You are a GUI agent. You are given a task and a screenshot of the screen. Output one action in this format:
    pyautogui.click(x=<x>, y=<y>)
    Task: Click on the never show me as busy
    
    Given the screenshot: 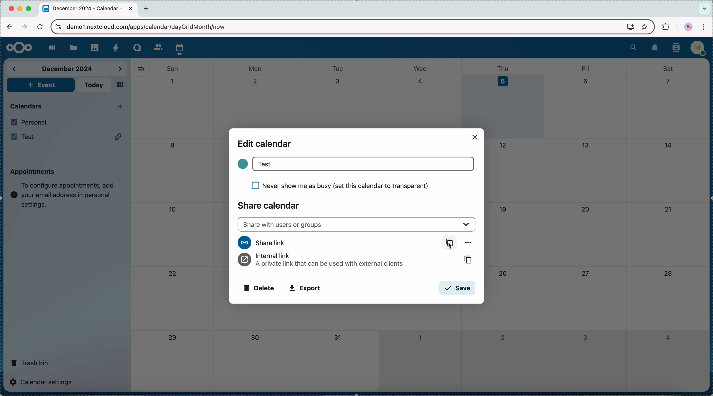 What is the action you would take?
    pyautogui.click(x=339, y=185)
    